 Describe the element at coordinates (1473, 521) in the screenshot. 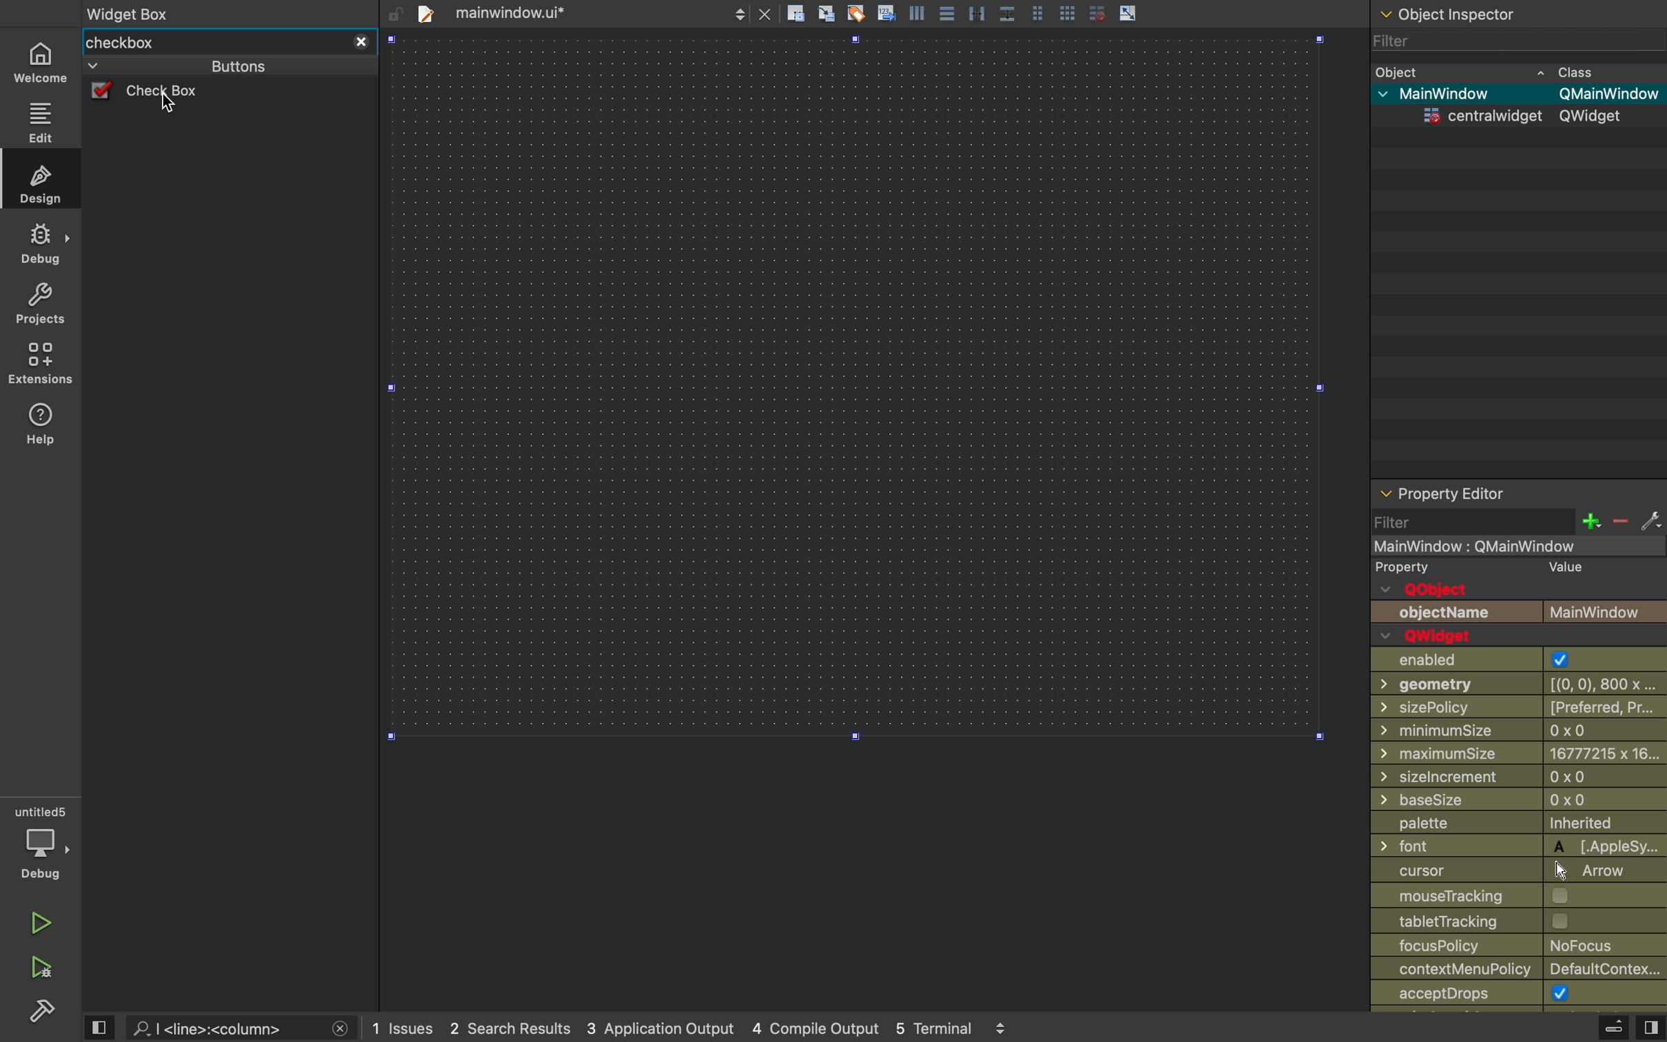

I see `filter` at that location.